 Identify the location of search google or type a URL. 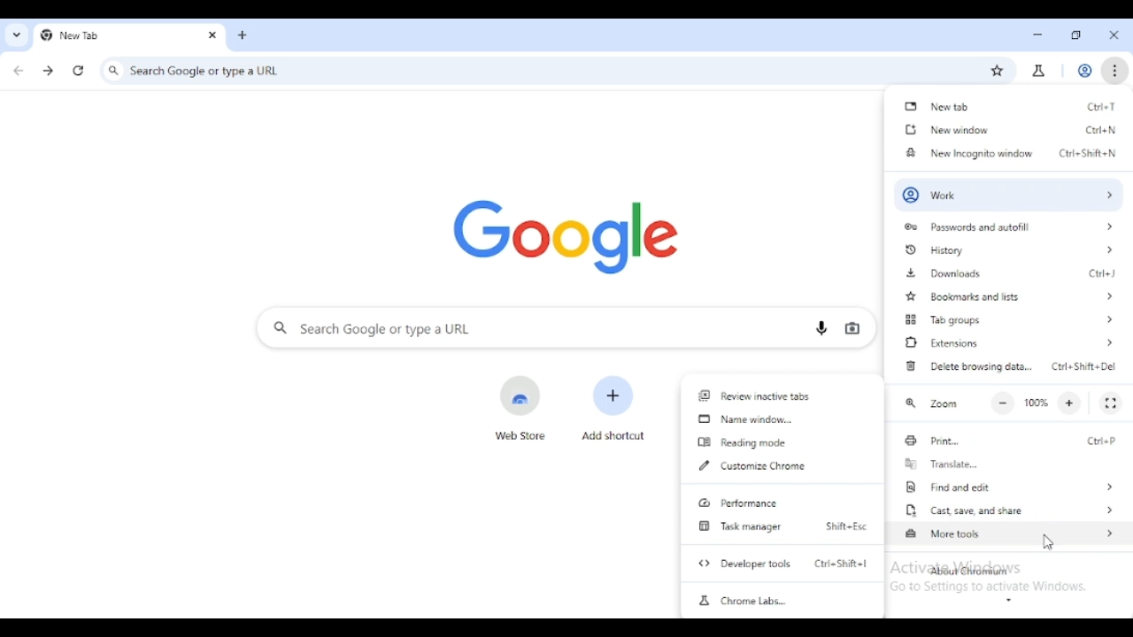
(520, 328).